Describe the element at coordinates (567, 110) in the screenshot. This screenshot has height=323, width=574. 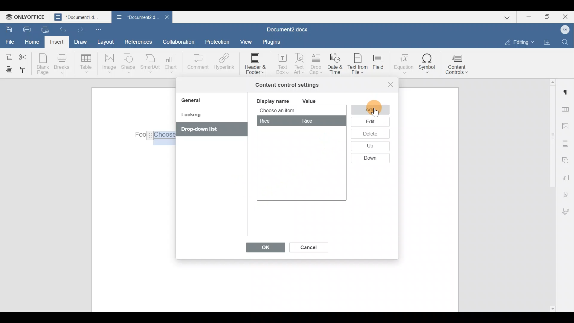
I see `Table settings` at that location.